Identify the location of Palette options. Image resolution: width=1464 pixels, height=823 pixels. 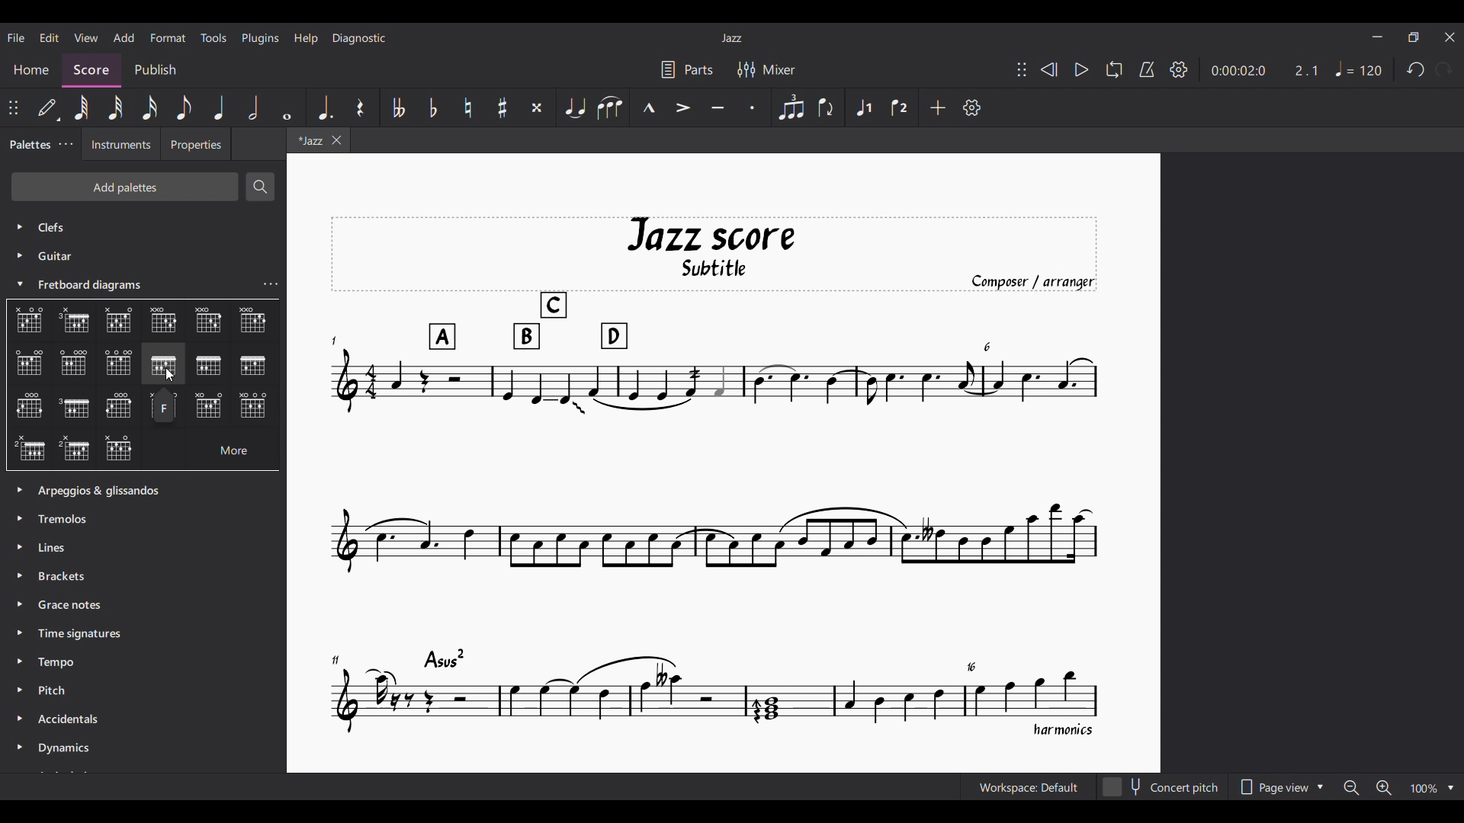
(117, 487).